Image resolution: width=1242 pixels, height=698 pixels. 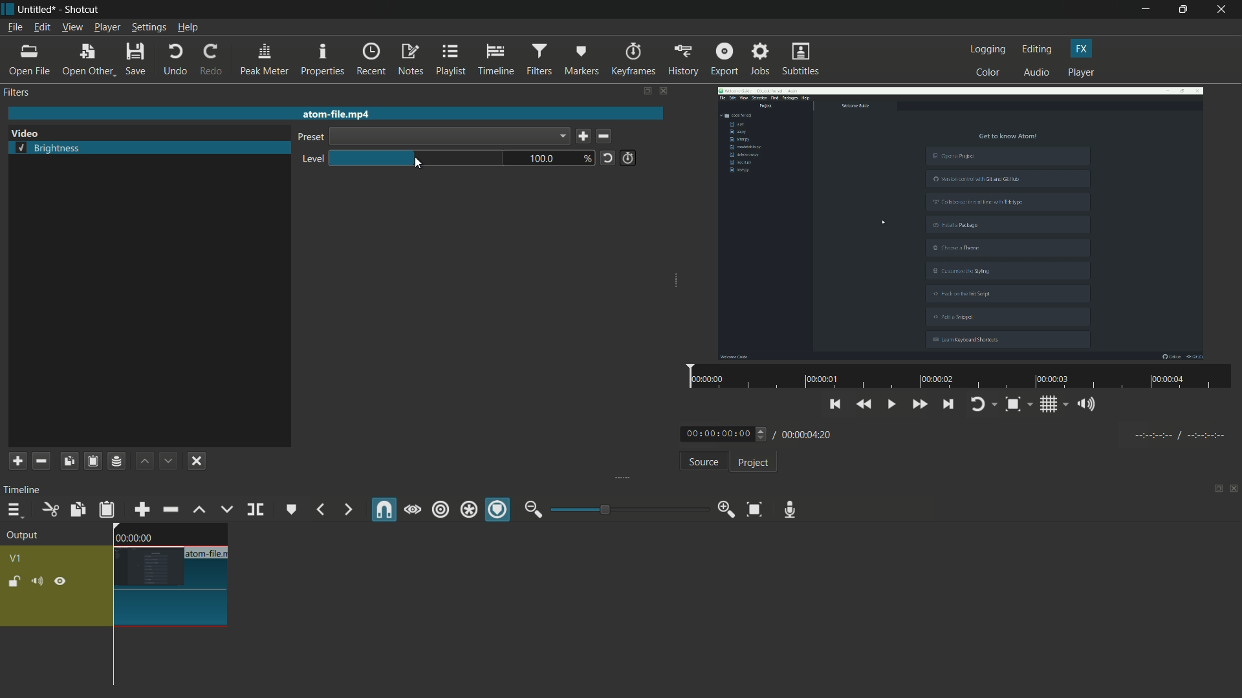 I want to click on edit menu, so click(x=40, y=28).